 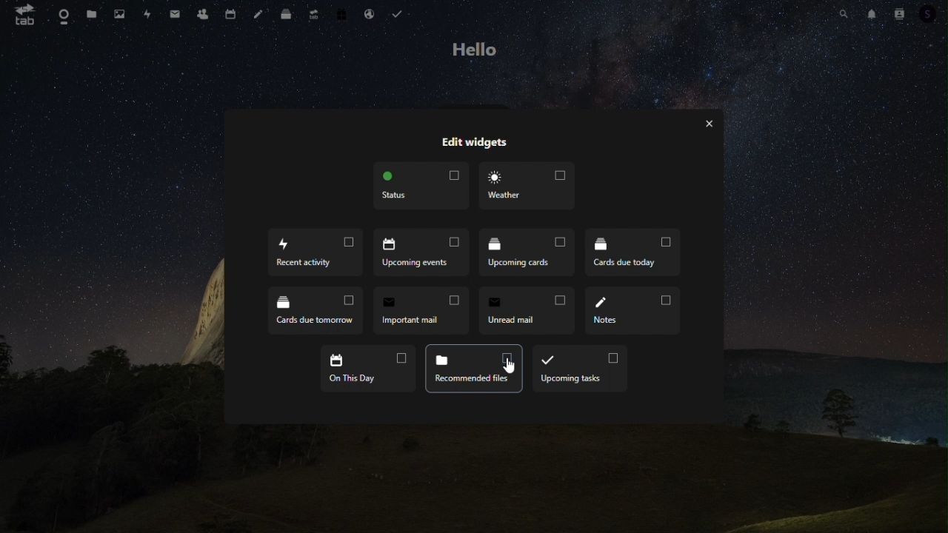 I want to click on contacts, so click(x=203, y=13).